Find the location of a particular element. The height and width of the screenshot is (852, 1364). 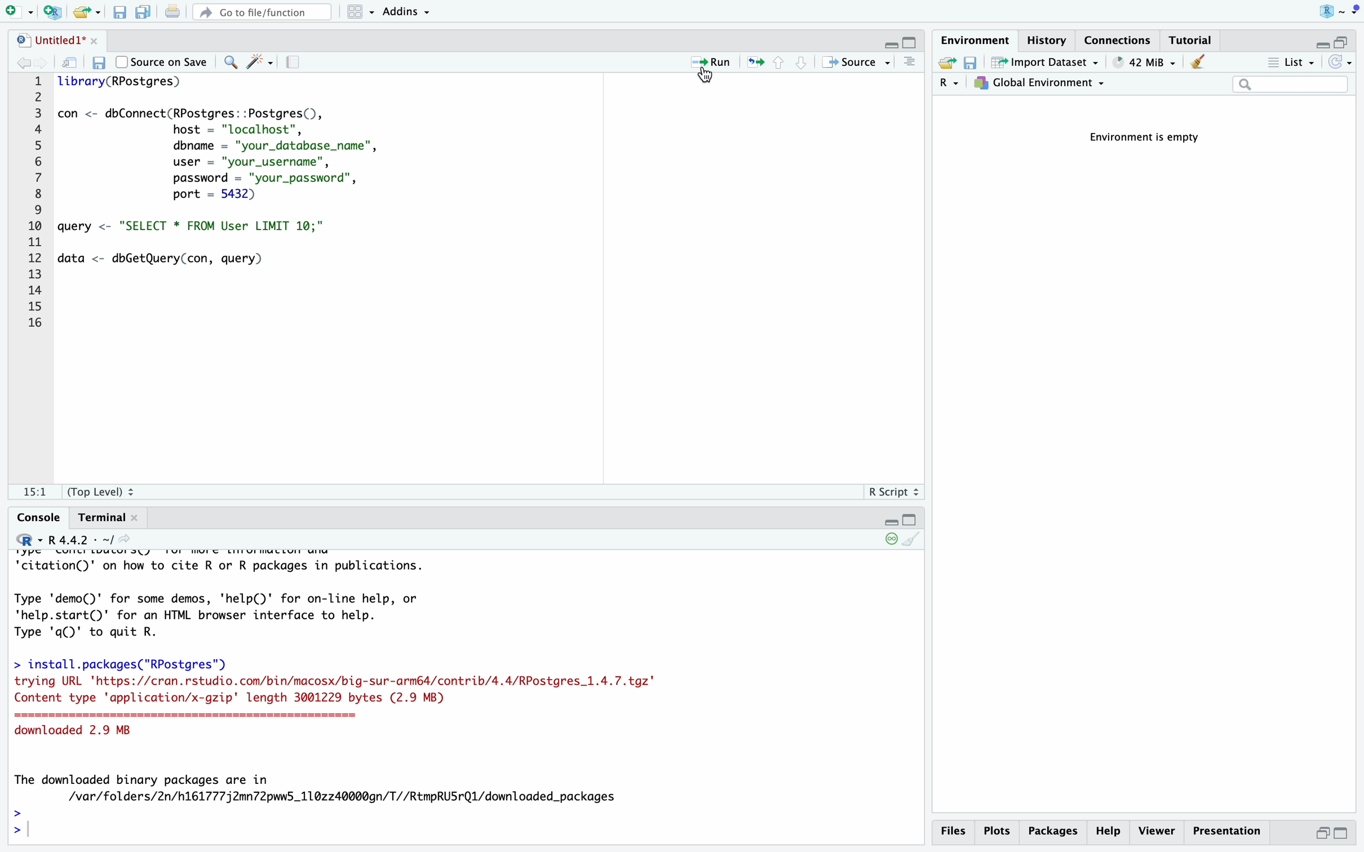

presentation is located at coordinates (1232, 835).